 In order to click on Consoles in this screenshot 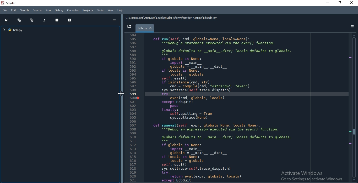, I will do `click(73, 10)`.